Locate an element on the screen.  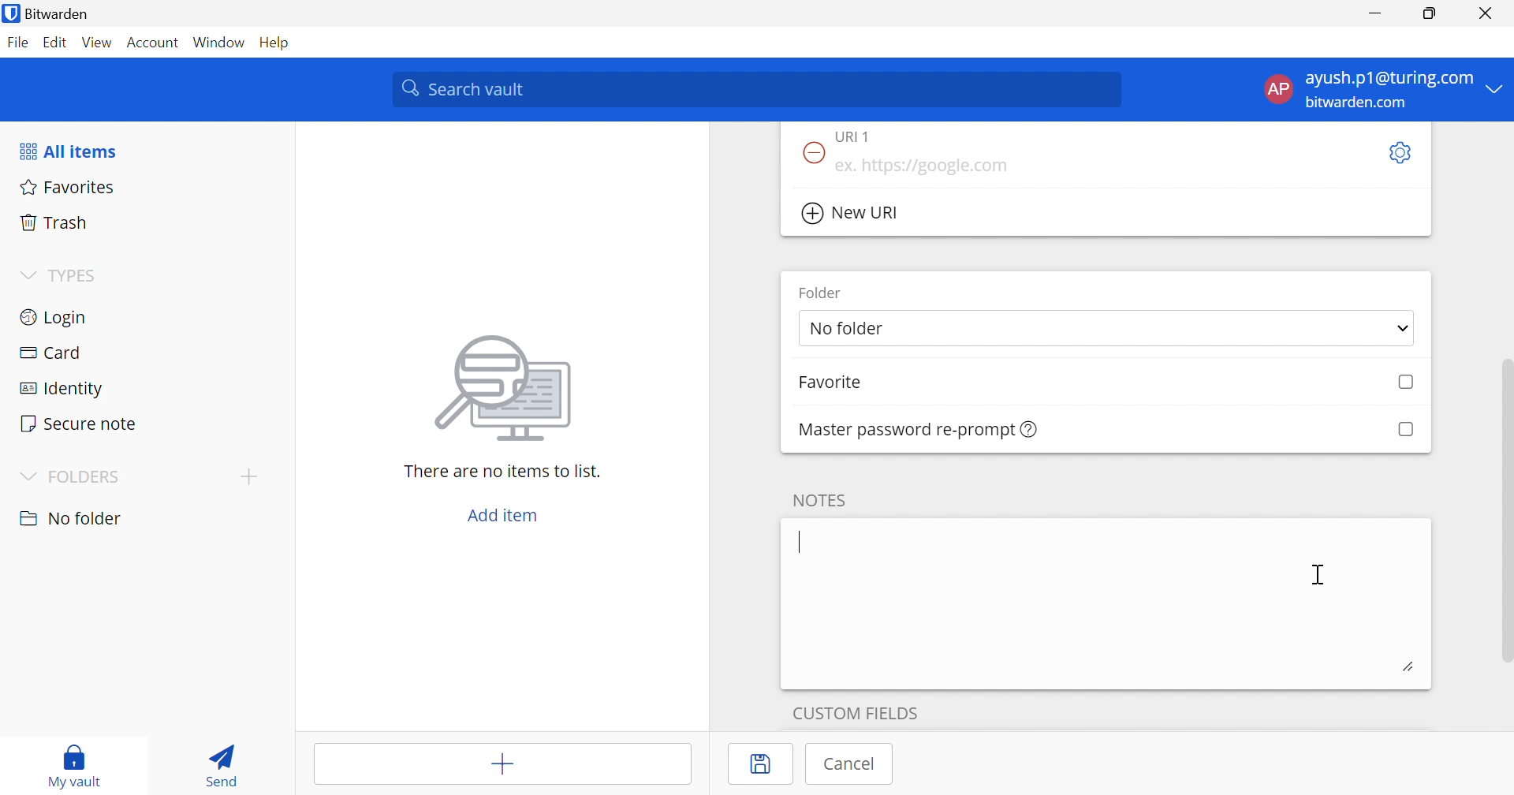
Help is located at coordinates (278, 42).